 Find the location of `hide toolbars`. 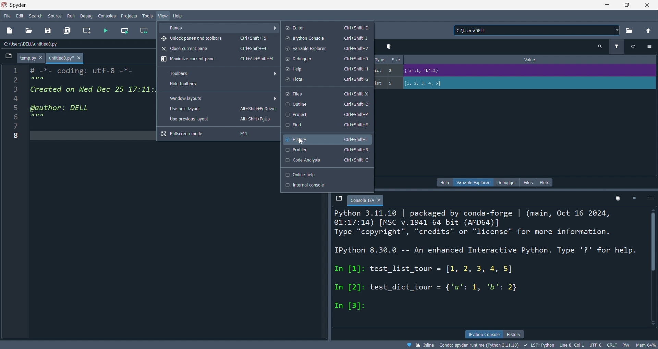

hide toolbars is located at coordinates (218, 85).